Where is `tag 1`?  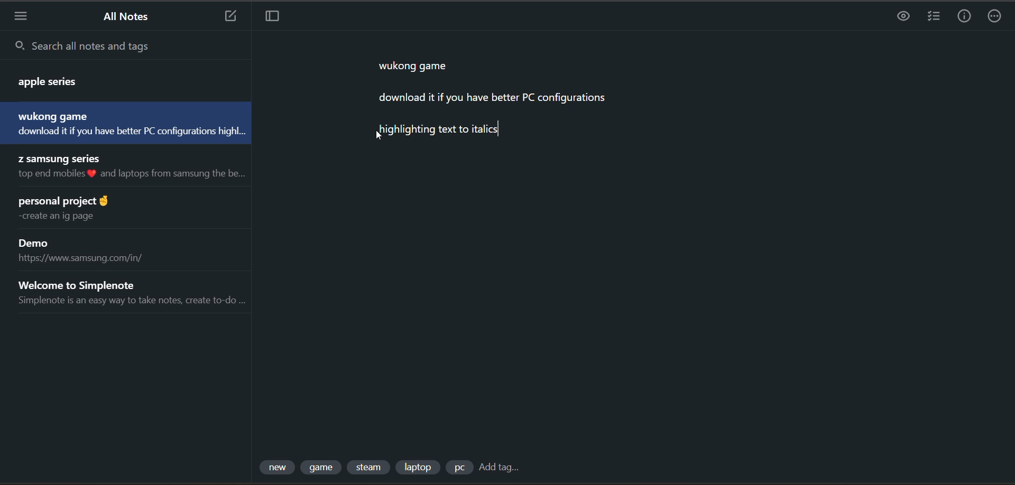 tag 1 is located at coordinates (279, 468).